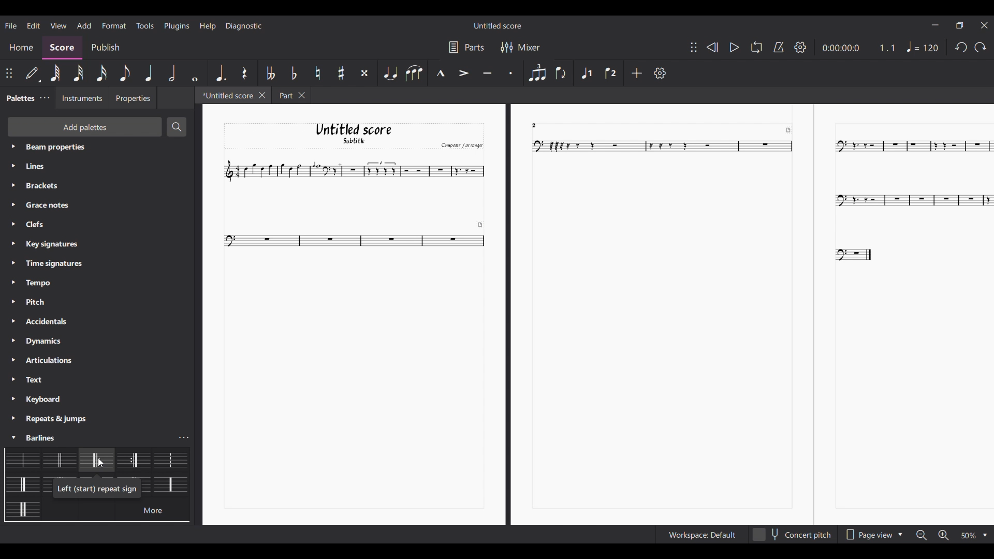 Image resolution: width=994 pixels, height=559 pixels. I want to click on Marcato, so click(441, 72).